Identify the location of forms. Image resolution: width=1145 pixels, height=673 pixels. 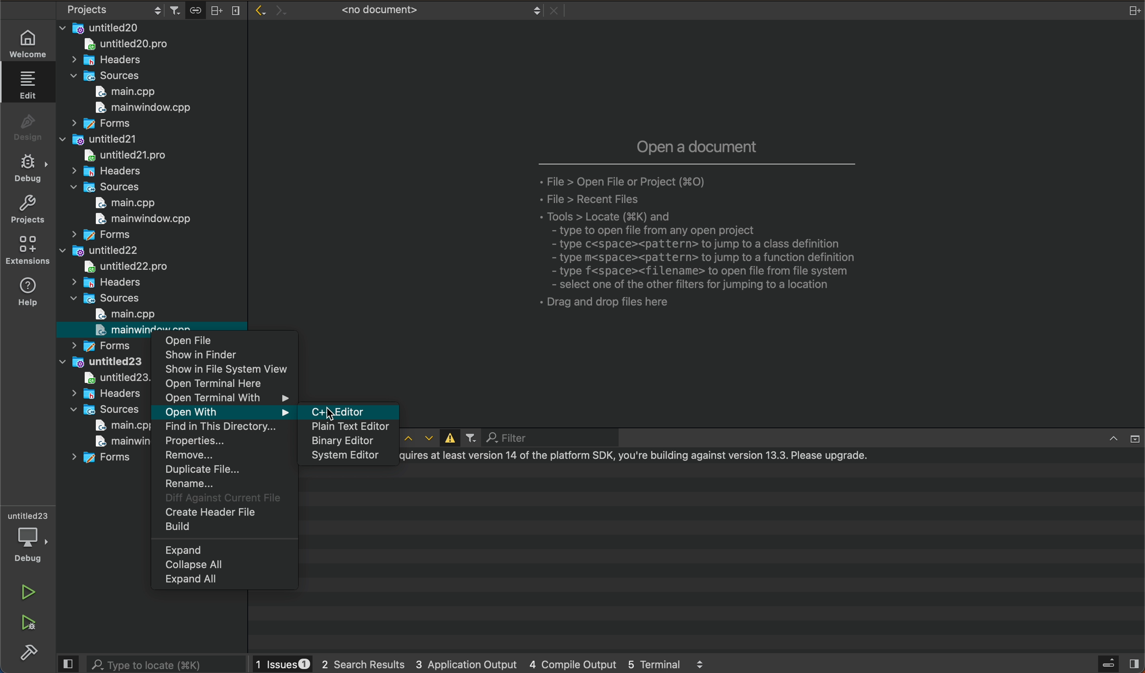
(106, 460).